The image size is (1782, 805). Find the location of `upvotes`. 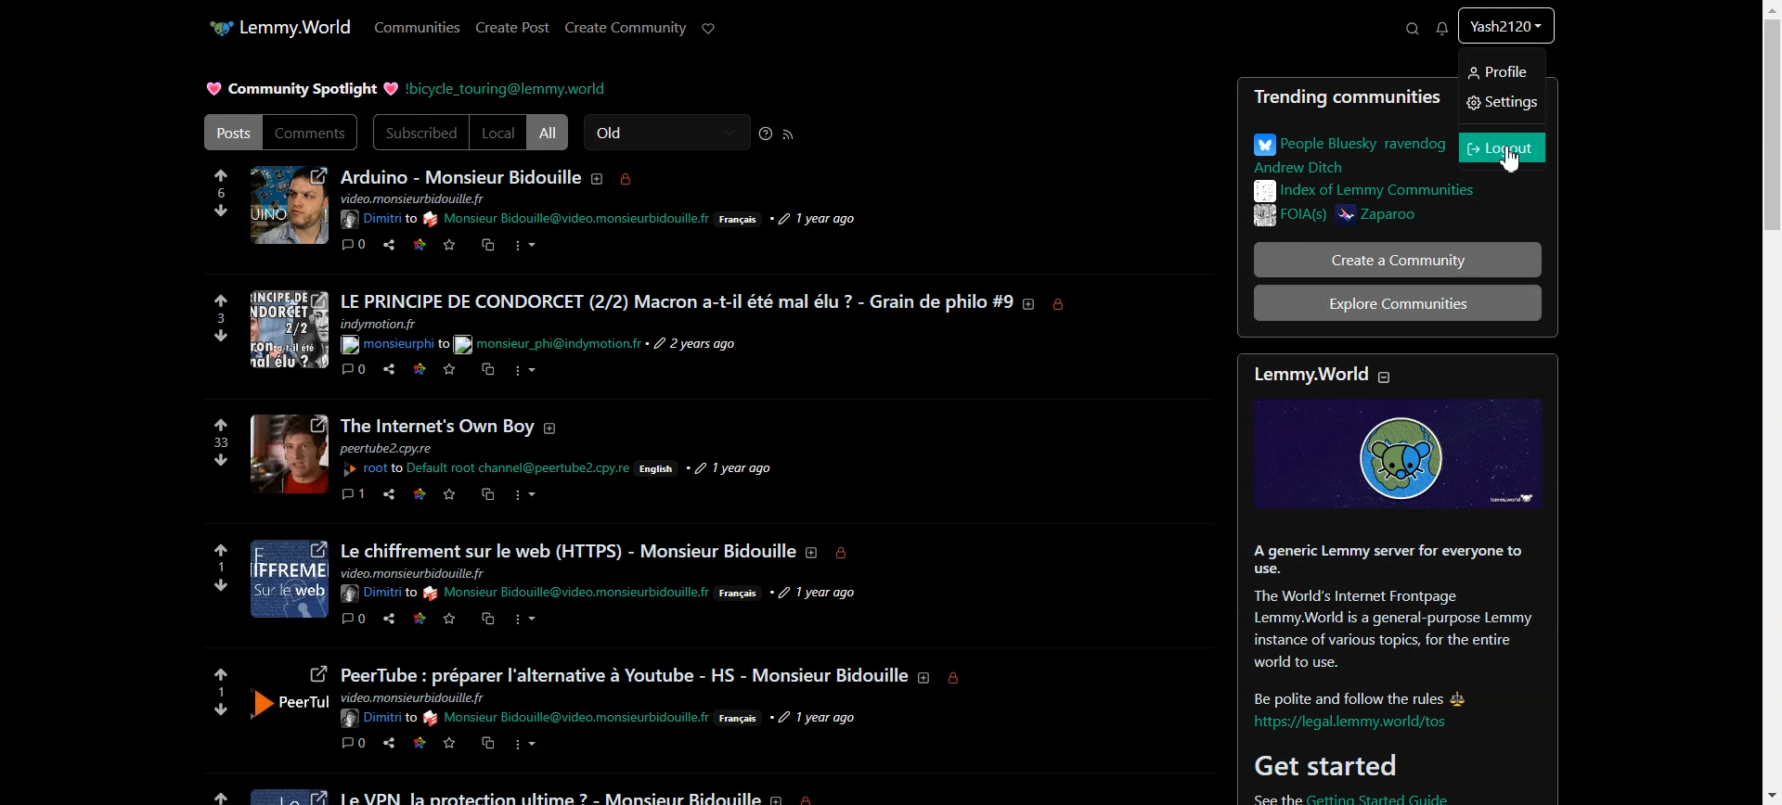

upvotes is located at coordinates (221, 669).